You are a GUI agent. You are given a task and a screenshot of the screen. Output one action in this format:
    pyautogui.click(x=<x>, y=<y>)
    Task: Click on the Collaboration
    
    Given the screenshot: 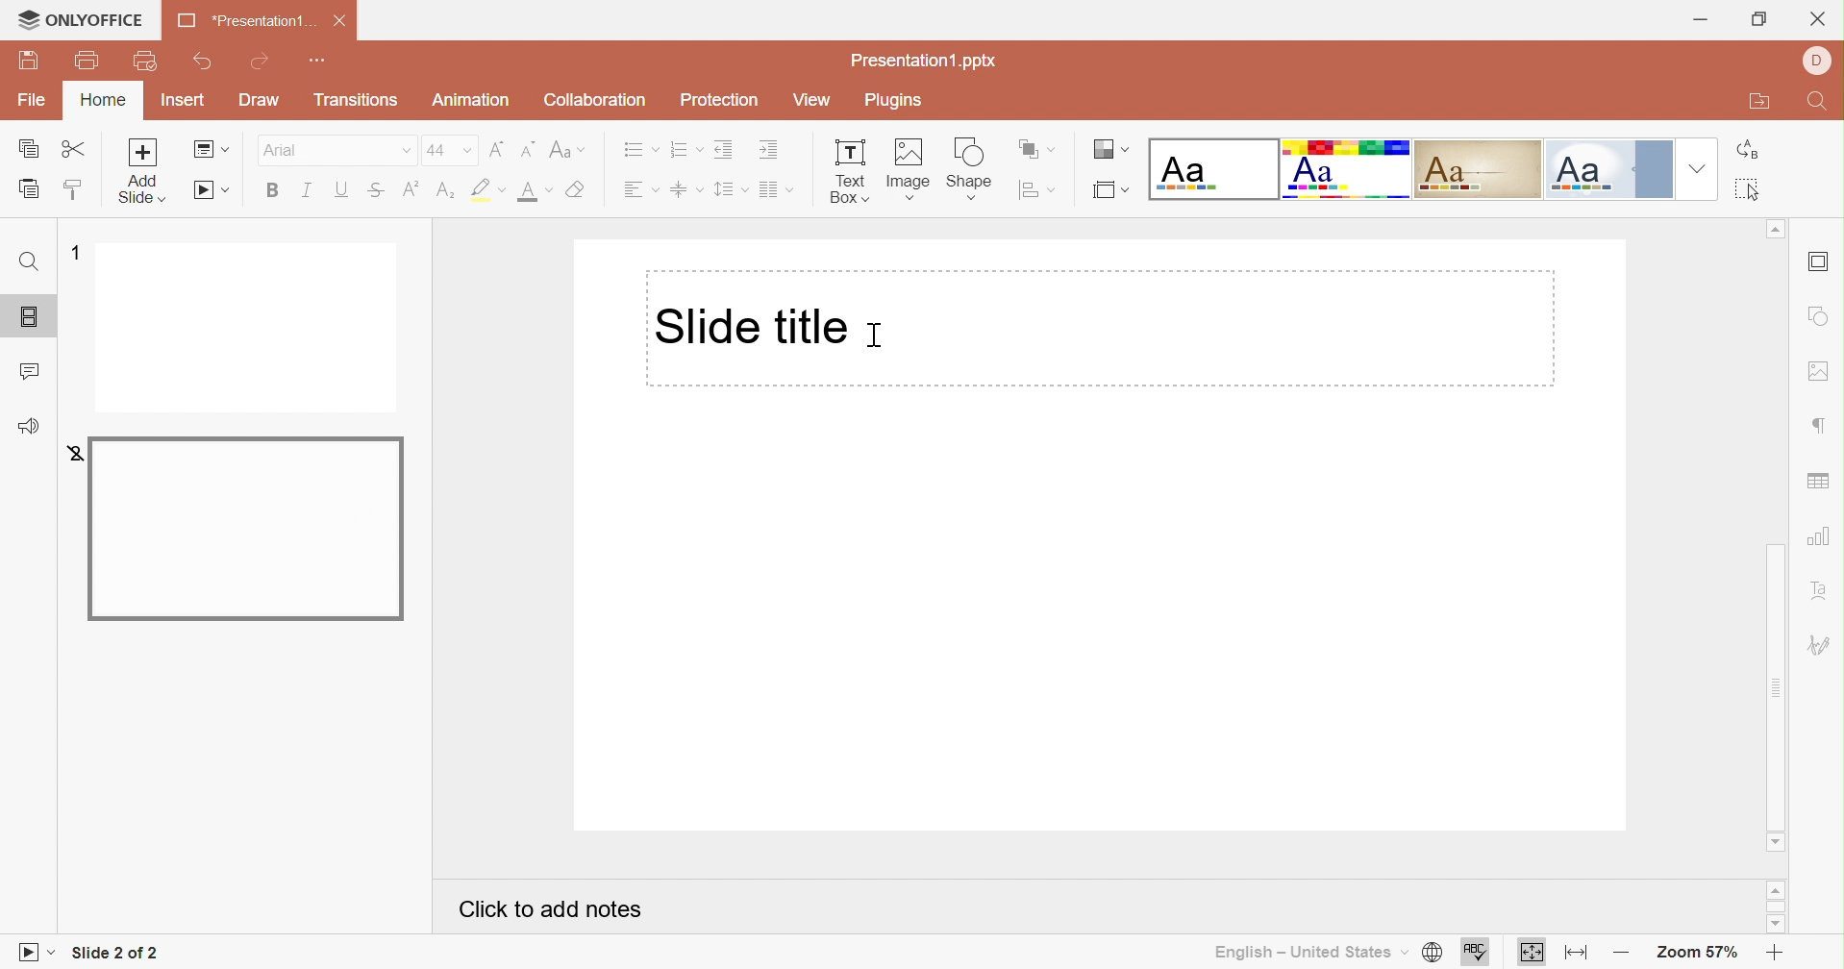 What is the action you would take?
    pyautogui.click(x=594, y=98)
    